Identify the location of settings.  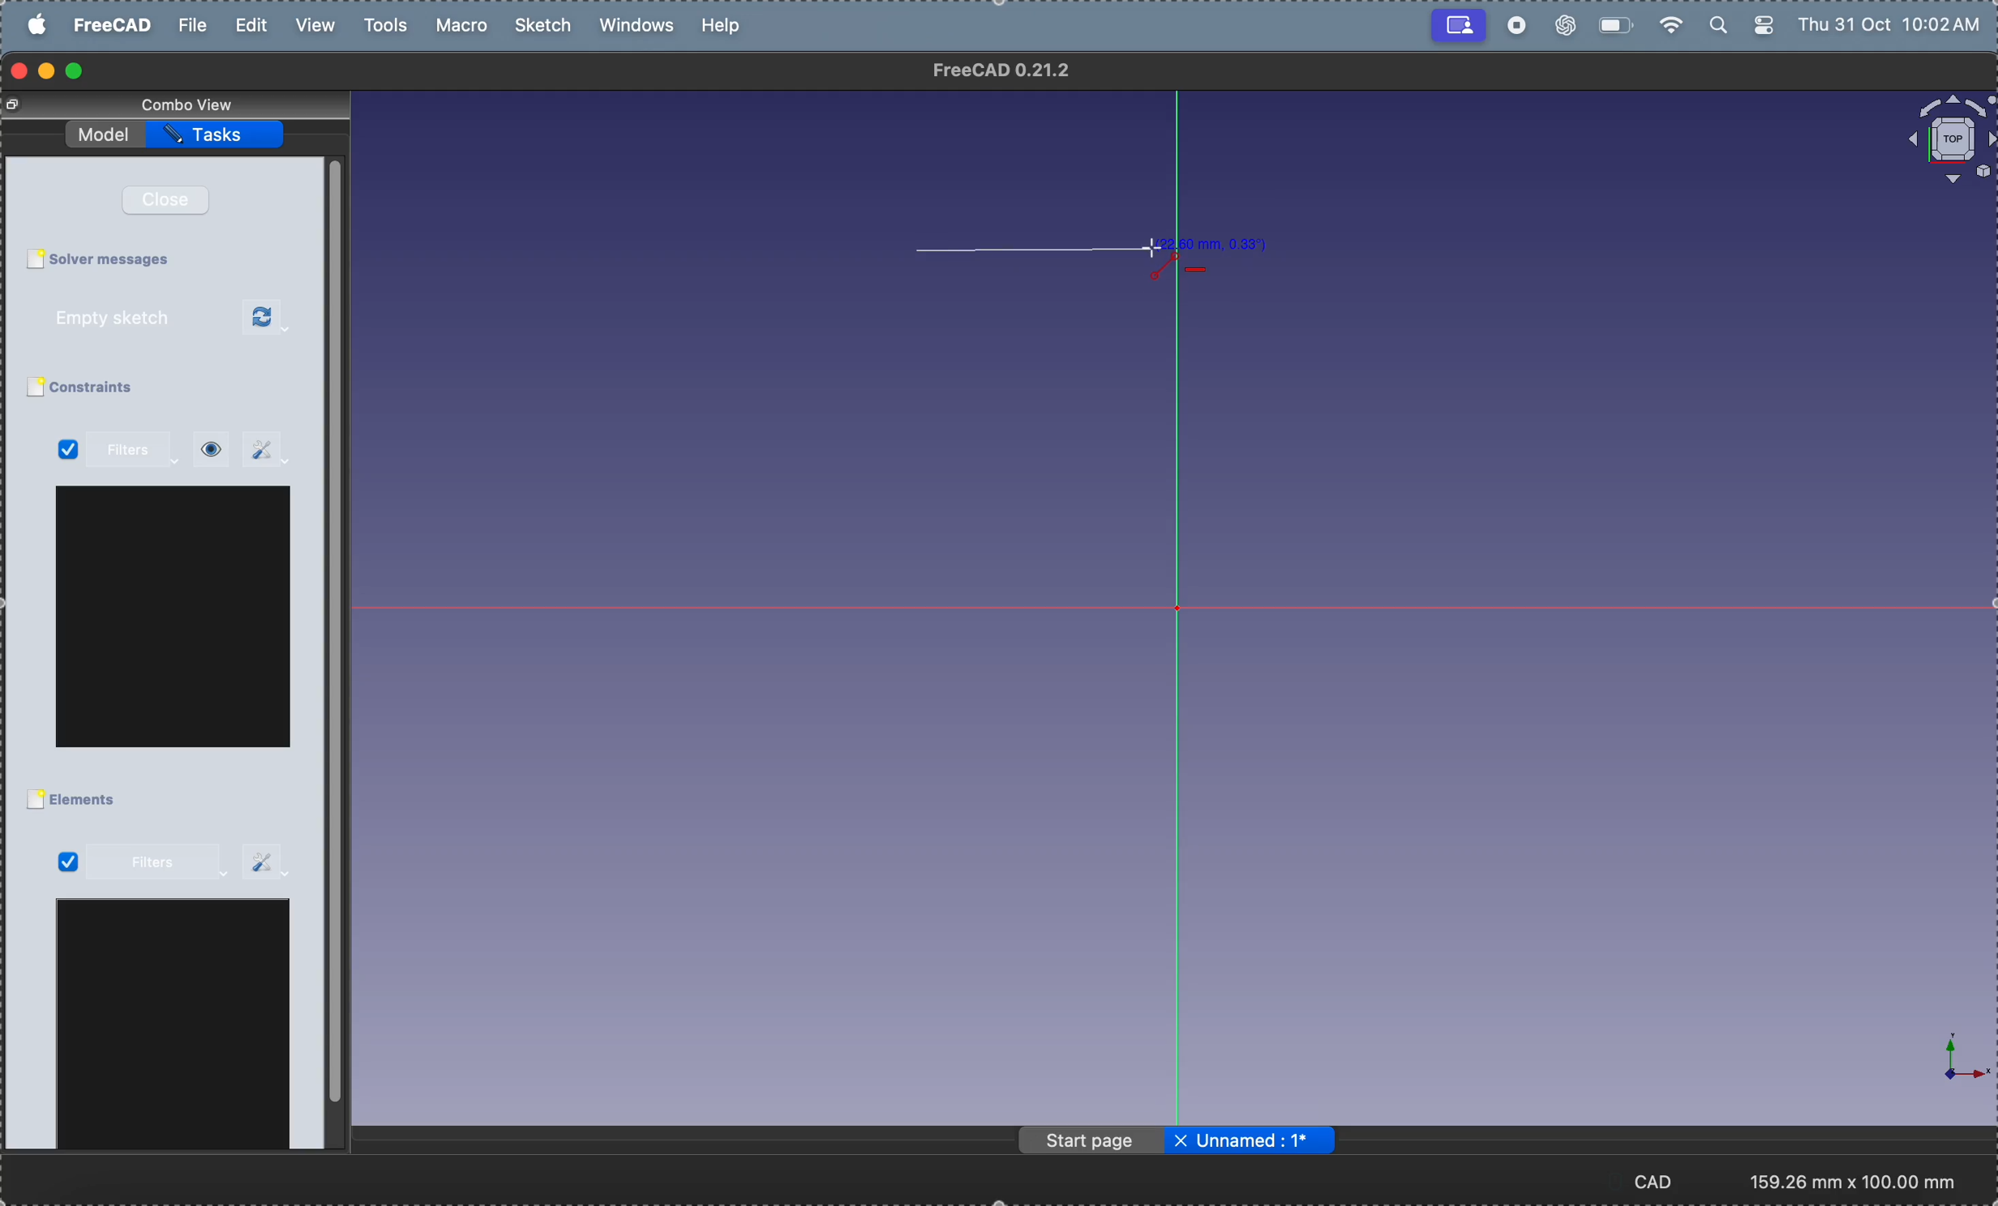
(267, 450).